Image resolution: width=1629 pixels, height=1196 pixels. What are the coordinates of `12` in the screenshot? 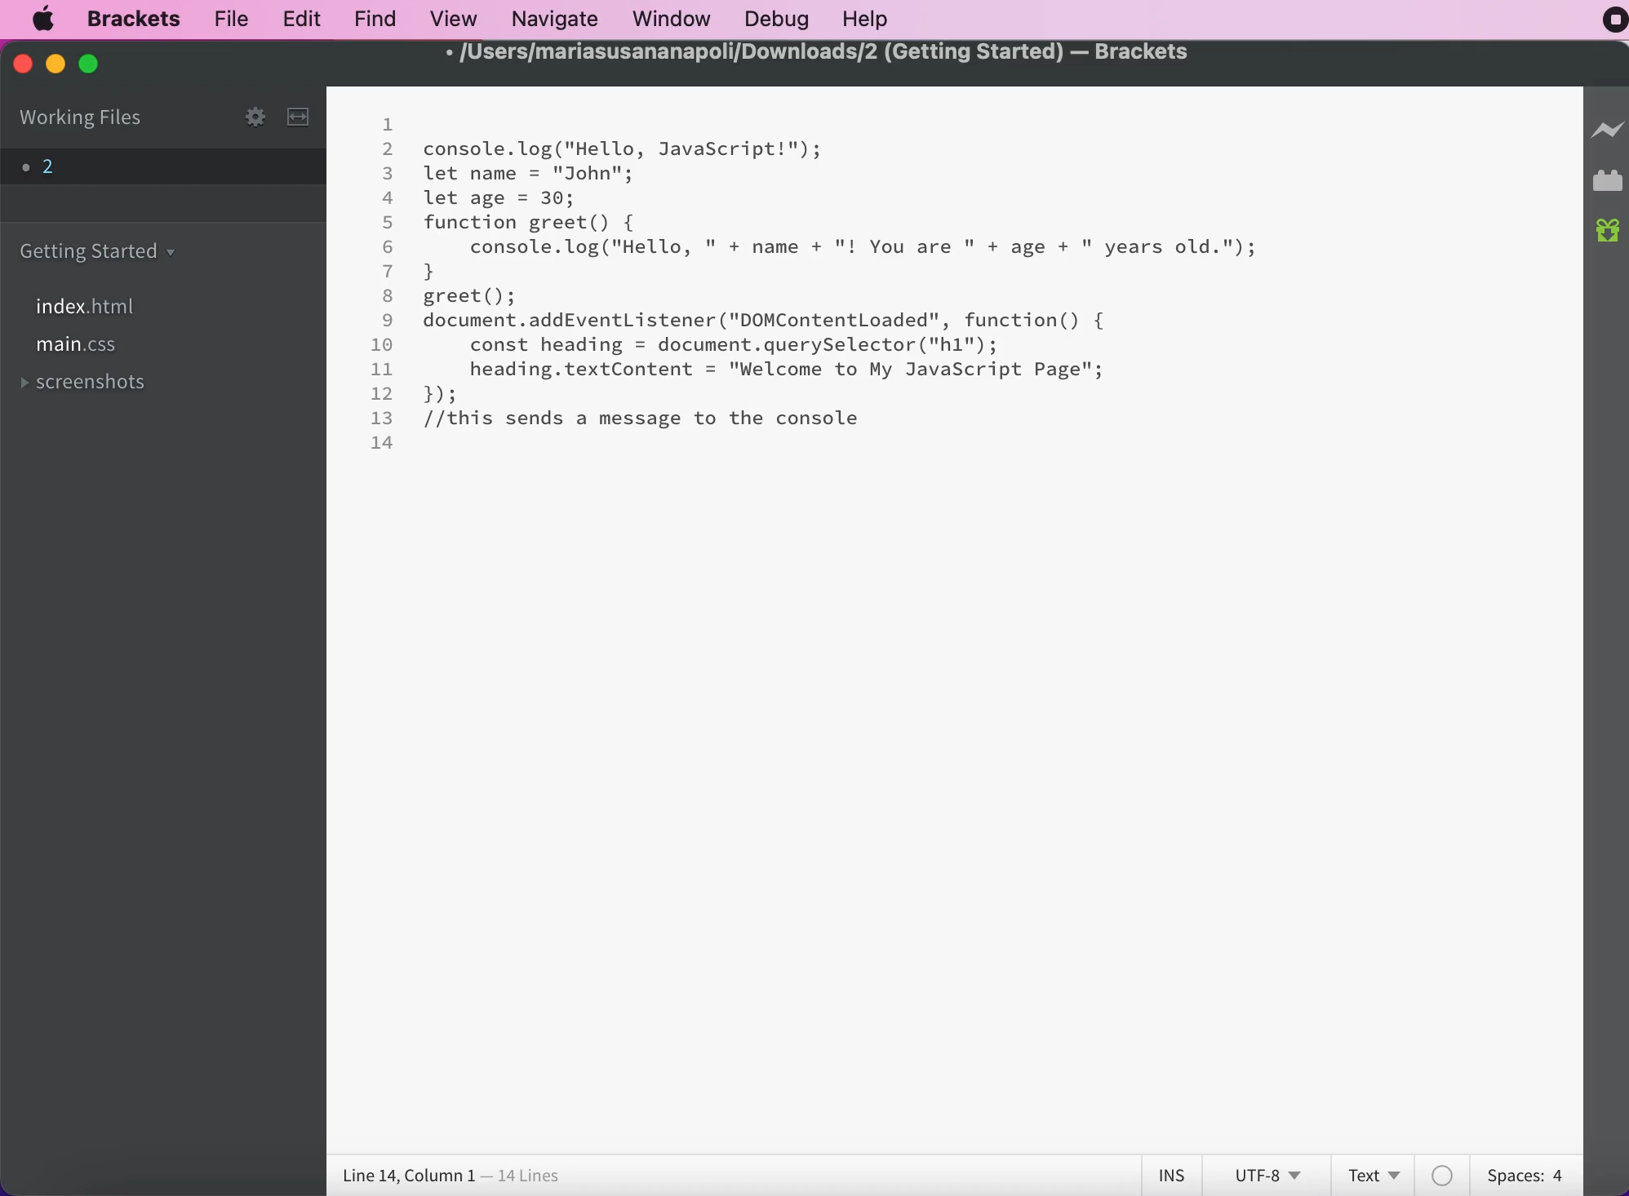 It's located at (382, 393).